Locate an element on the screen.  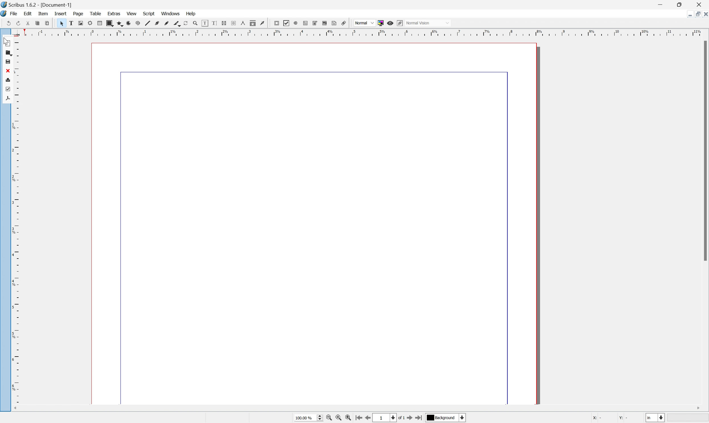
close is located at coordinates (701, 4).